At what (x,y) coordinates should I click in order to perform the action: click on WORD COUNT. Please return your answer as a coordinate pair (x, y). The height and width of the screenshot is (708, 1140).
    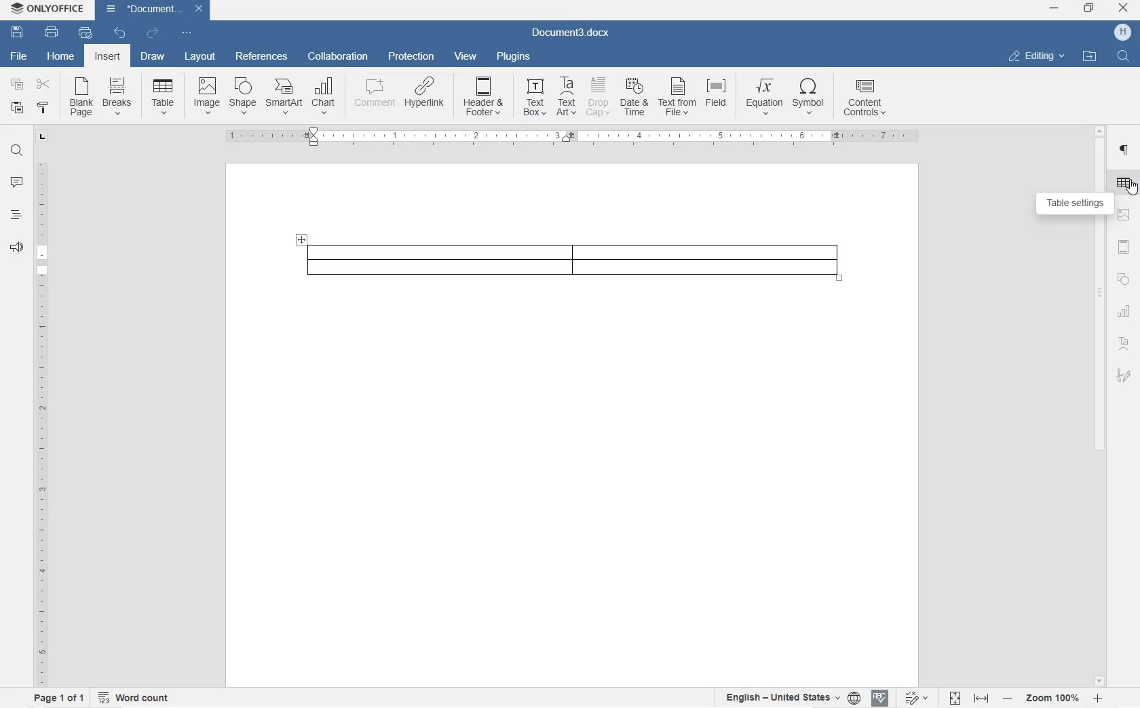
    Looking at the image, I should click on (135, 696).